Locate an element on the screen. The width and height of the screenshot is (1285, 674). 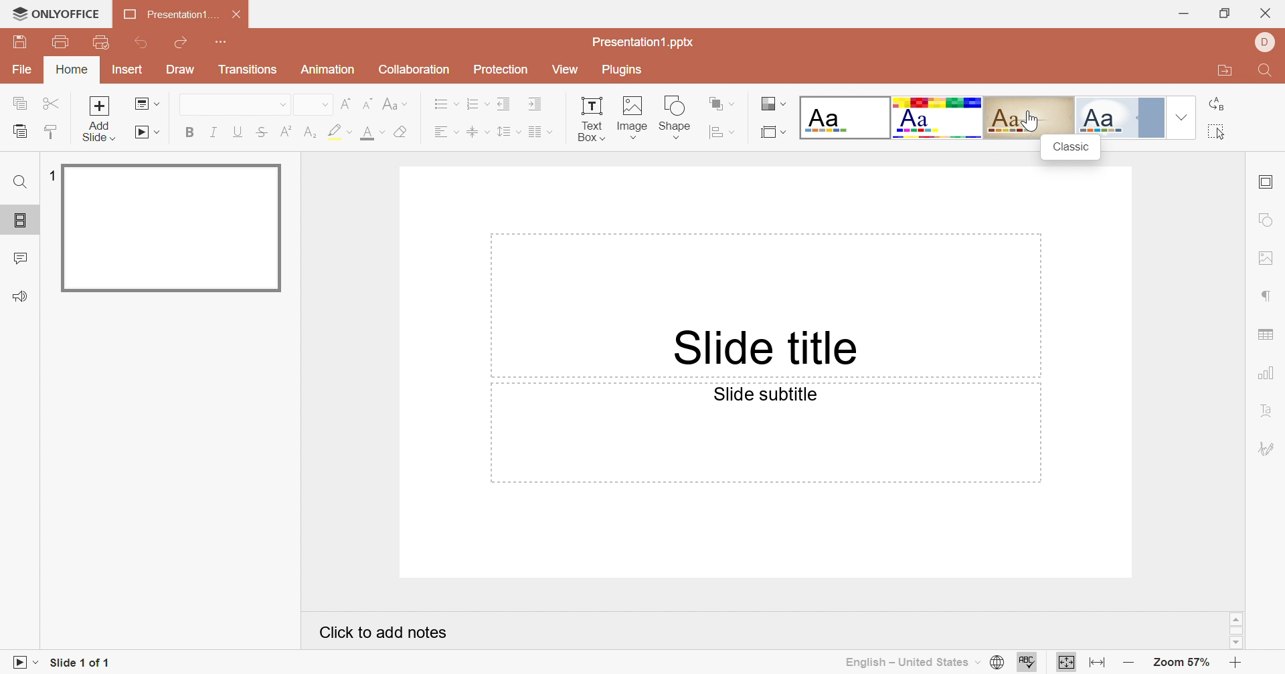
Drop Down is located at coordinates (381, 131).